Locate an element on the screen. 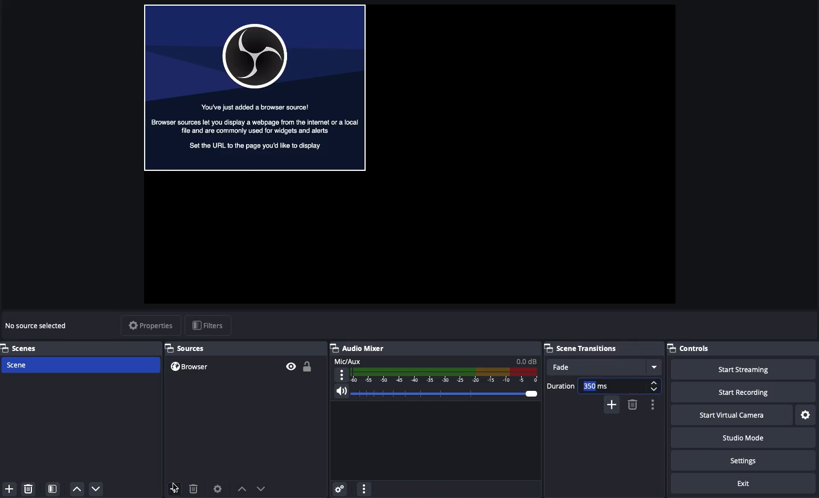  Controls is located at coordinates (693, 349).